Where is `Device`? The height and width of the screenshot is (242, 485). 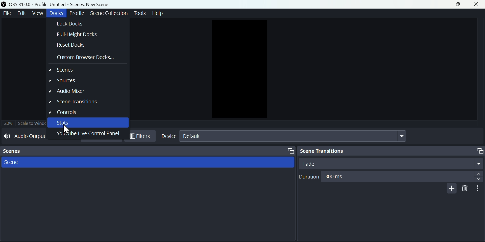 Device is located at coordinates (168, 136).